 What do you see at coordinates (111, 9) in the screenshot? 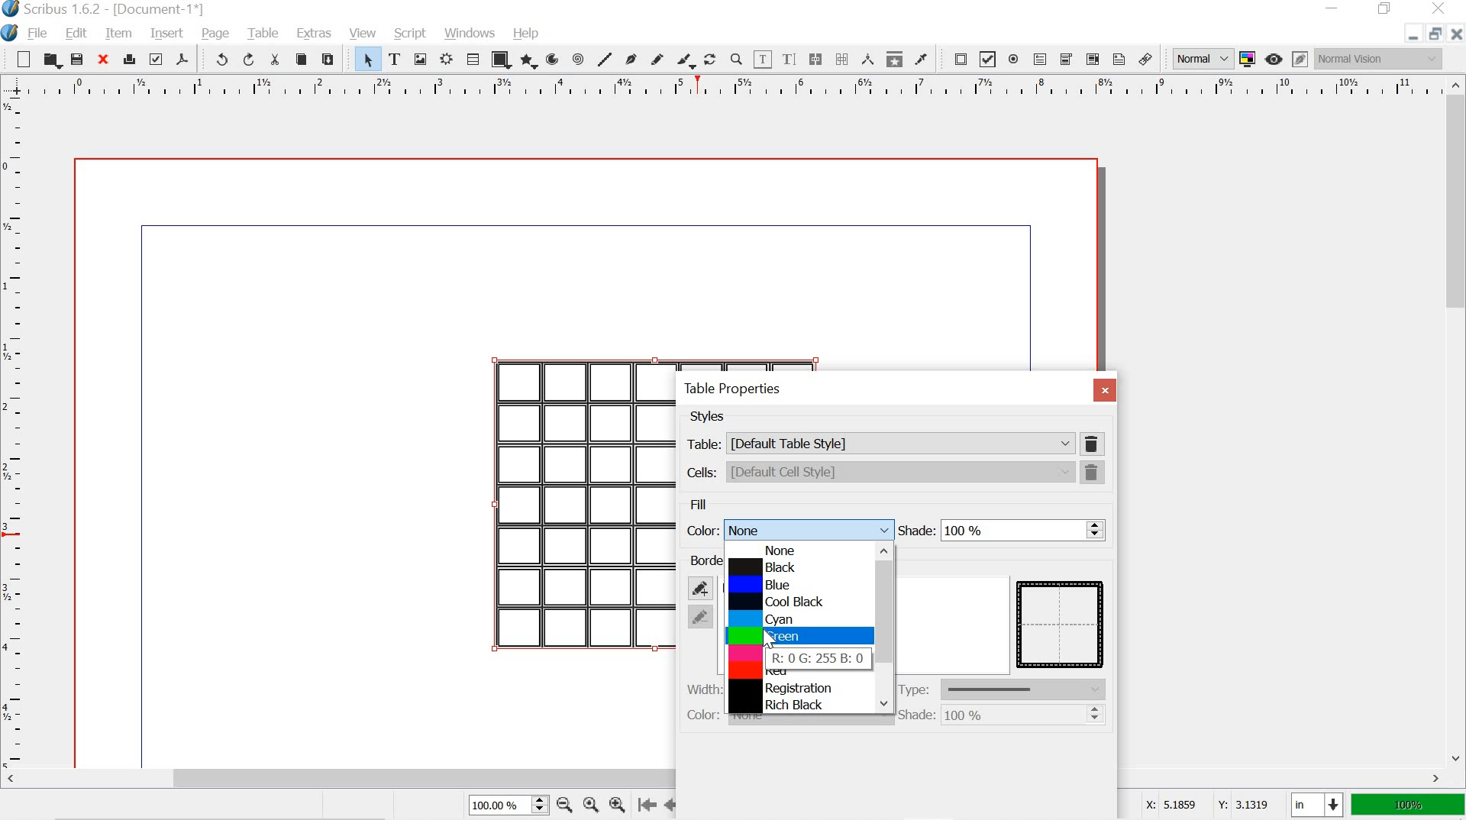
I see `scribus 1.6.2 - [Document-1*]` at bounding box center [111, 9].